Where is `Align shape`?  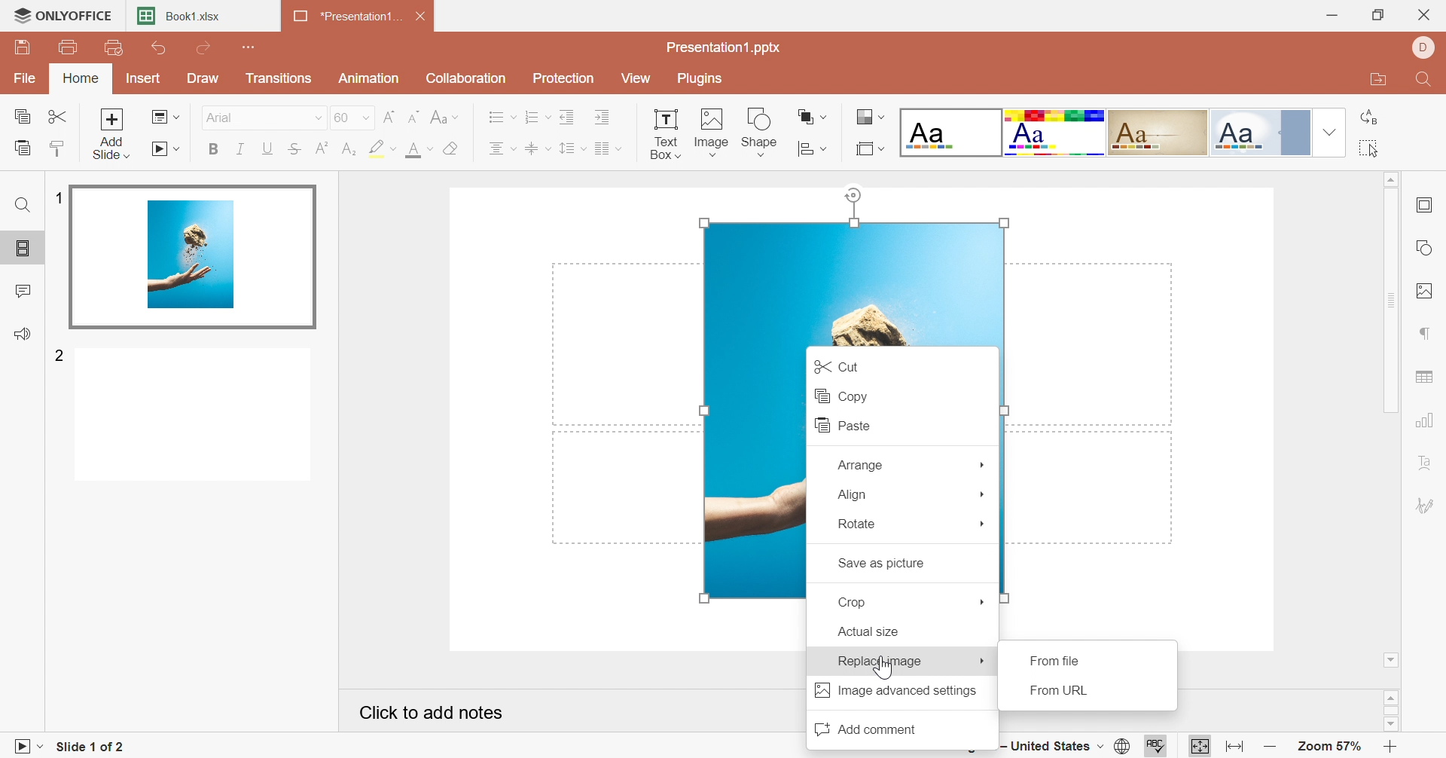
Align shape is located at coordinates (813, 116).